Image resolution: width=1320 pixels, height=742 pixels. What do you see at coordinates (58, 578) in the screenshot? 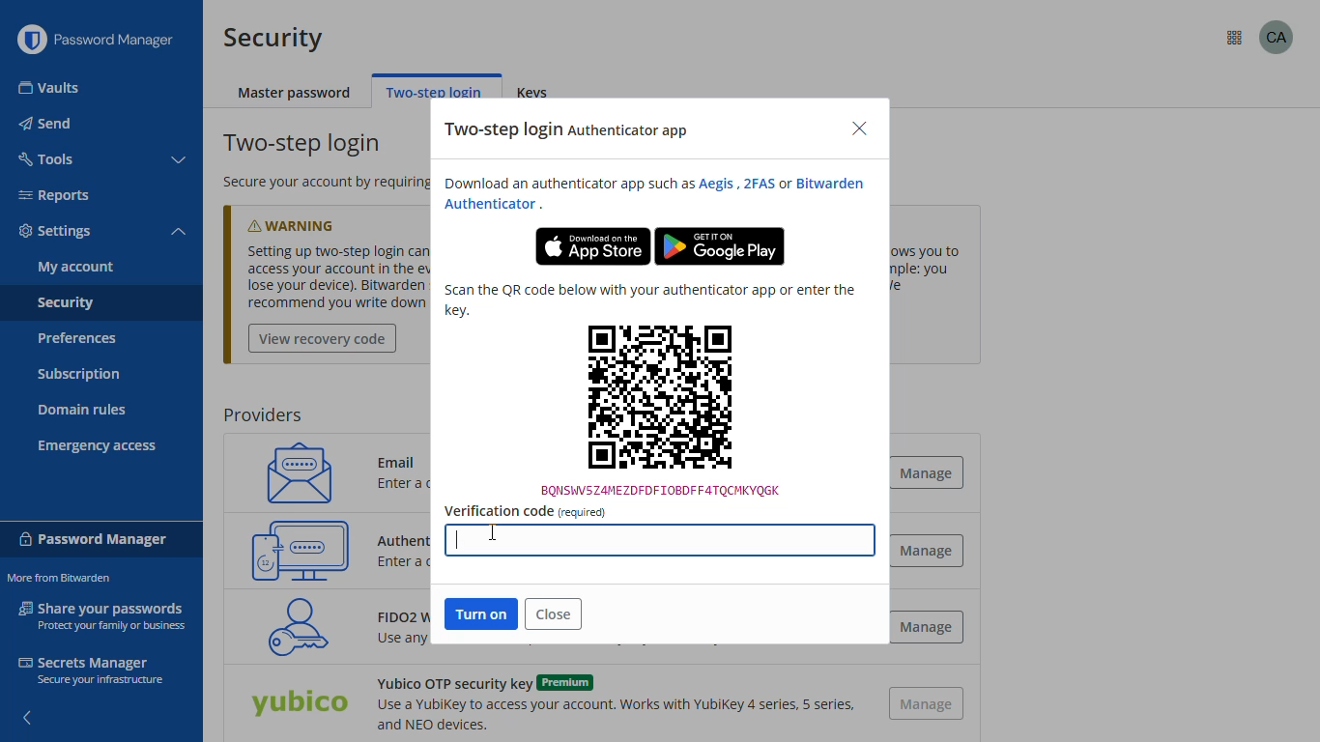
I see `more from bitwarden` at bounding box center [58, 578].